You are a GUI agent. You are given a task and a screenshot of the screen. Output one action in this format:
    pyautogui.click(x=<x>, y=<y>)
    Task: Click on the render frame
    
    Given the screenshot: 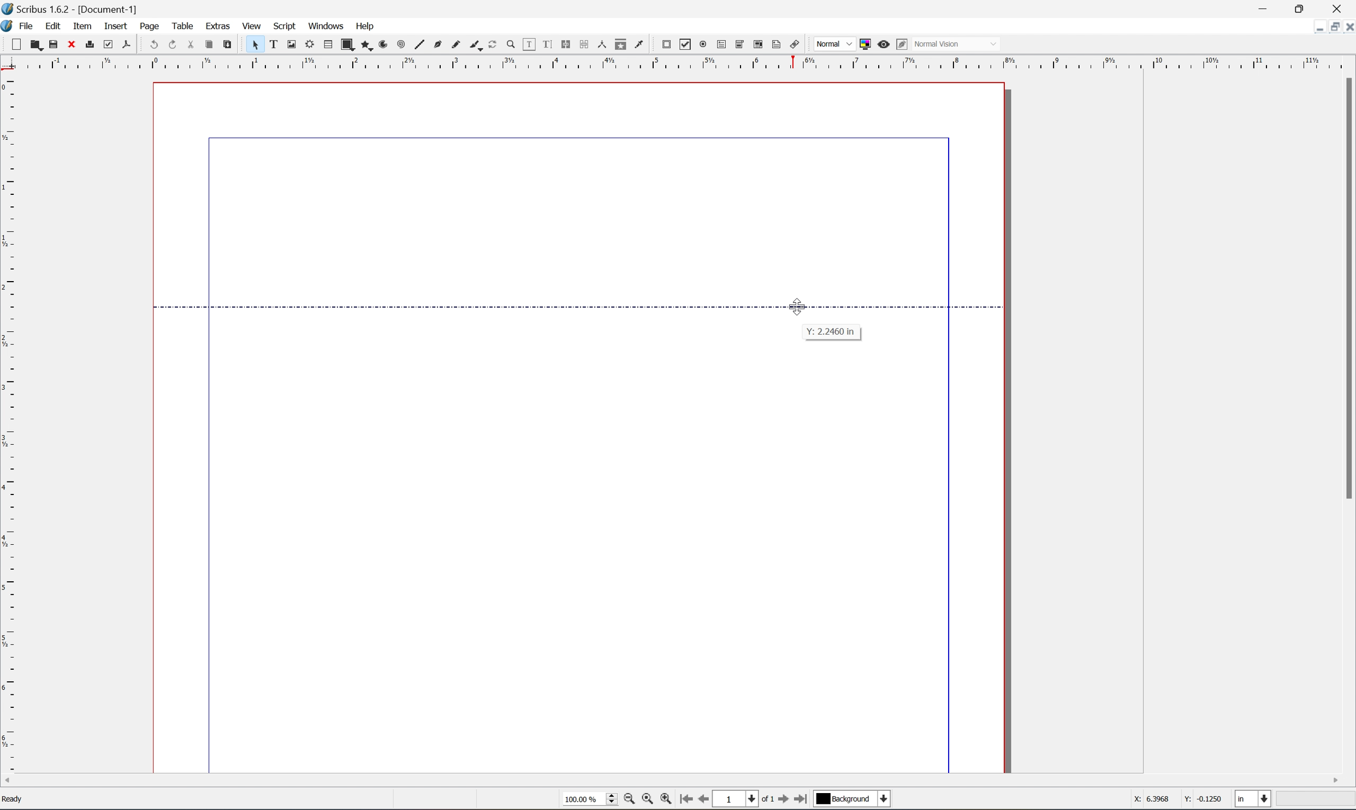 What is the action you would take?
    pyautogui.click(x=311, y=45)
    